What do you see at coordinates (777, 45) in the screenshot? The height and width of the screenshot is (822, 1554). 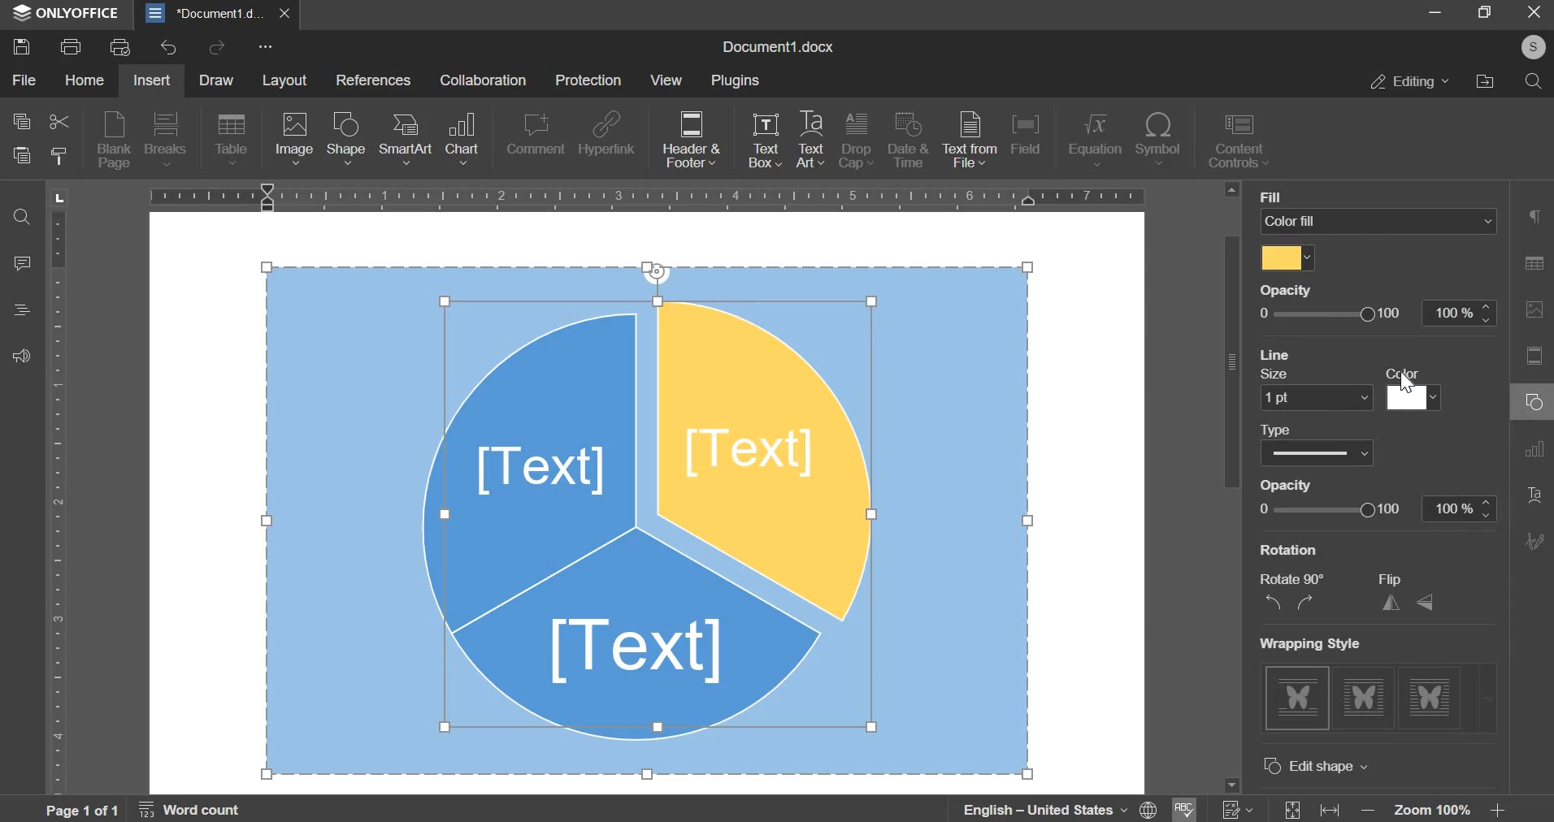 I see `Document1.docx` at bounding box center [777, 45].